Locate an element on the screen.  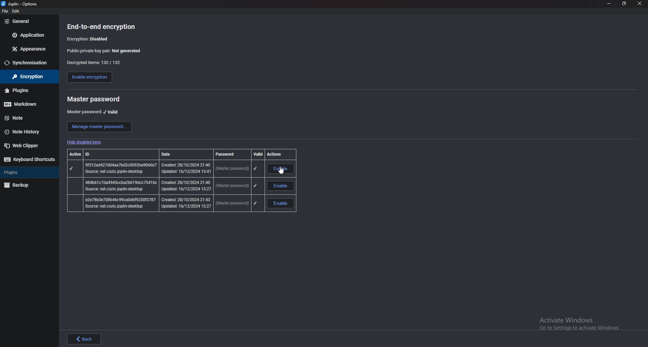
edit is located at coordinates (17, 10).